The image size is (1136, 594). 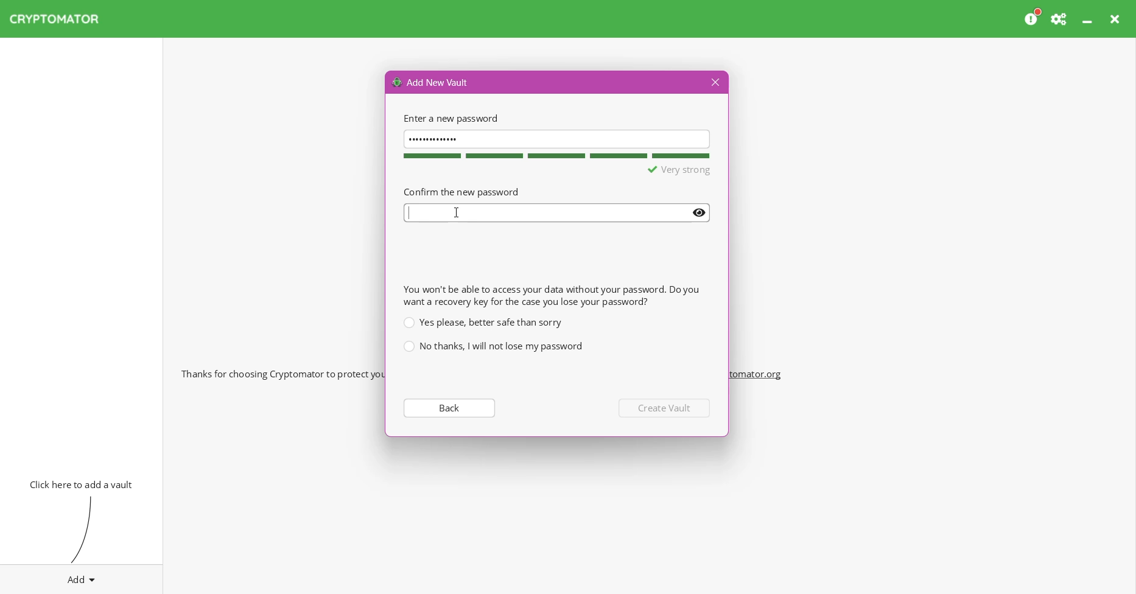 I want to click on Yes please, better safe than sorry, so click(x=482, y=322).